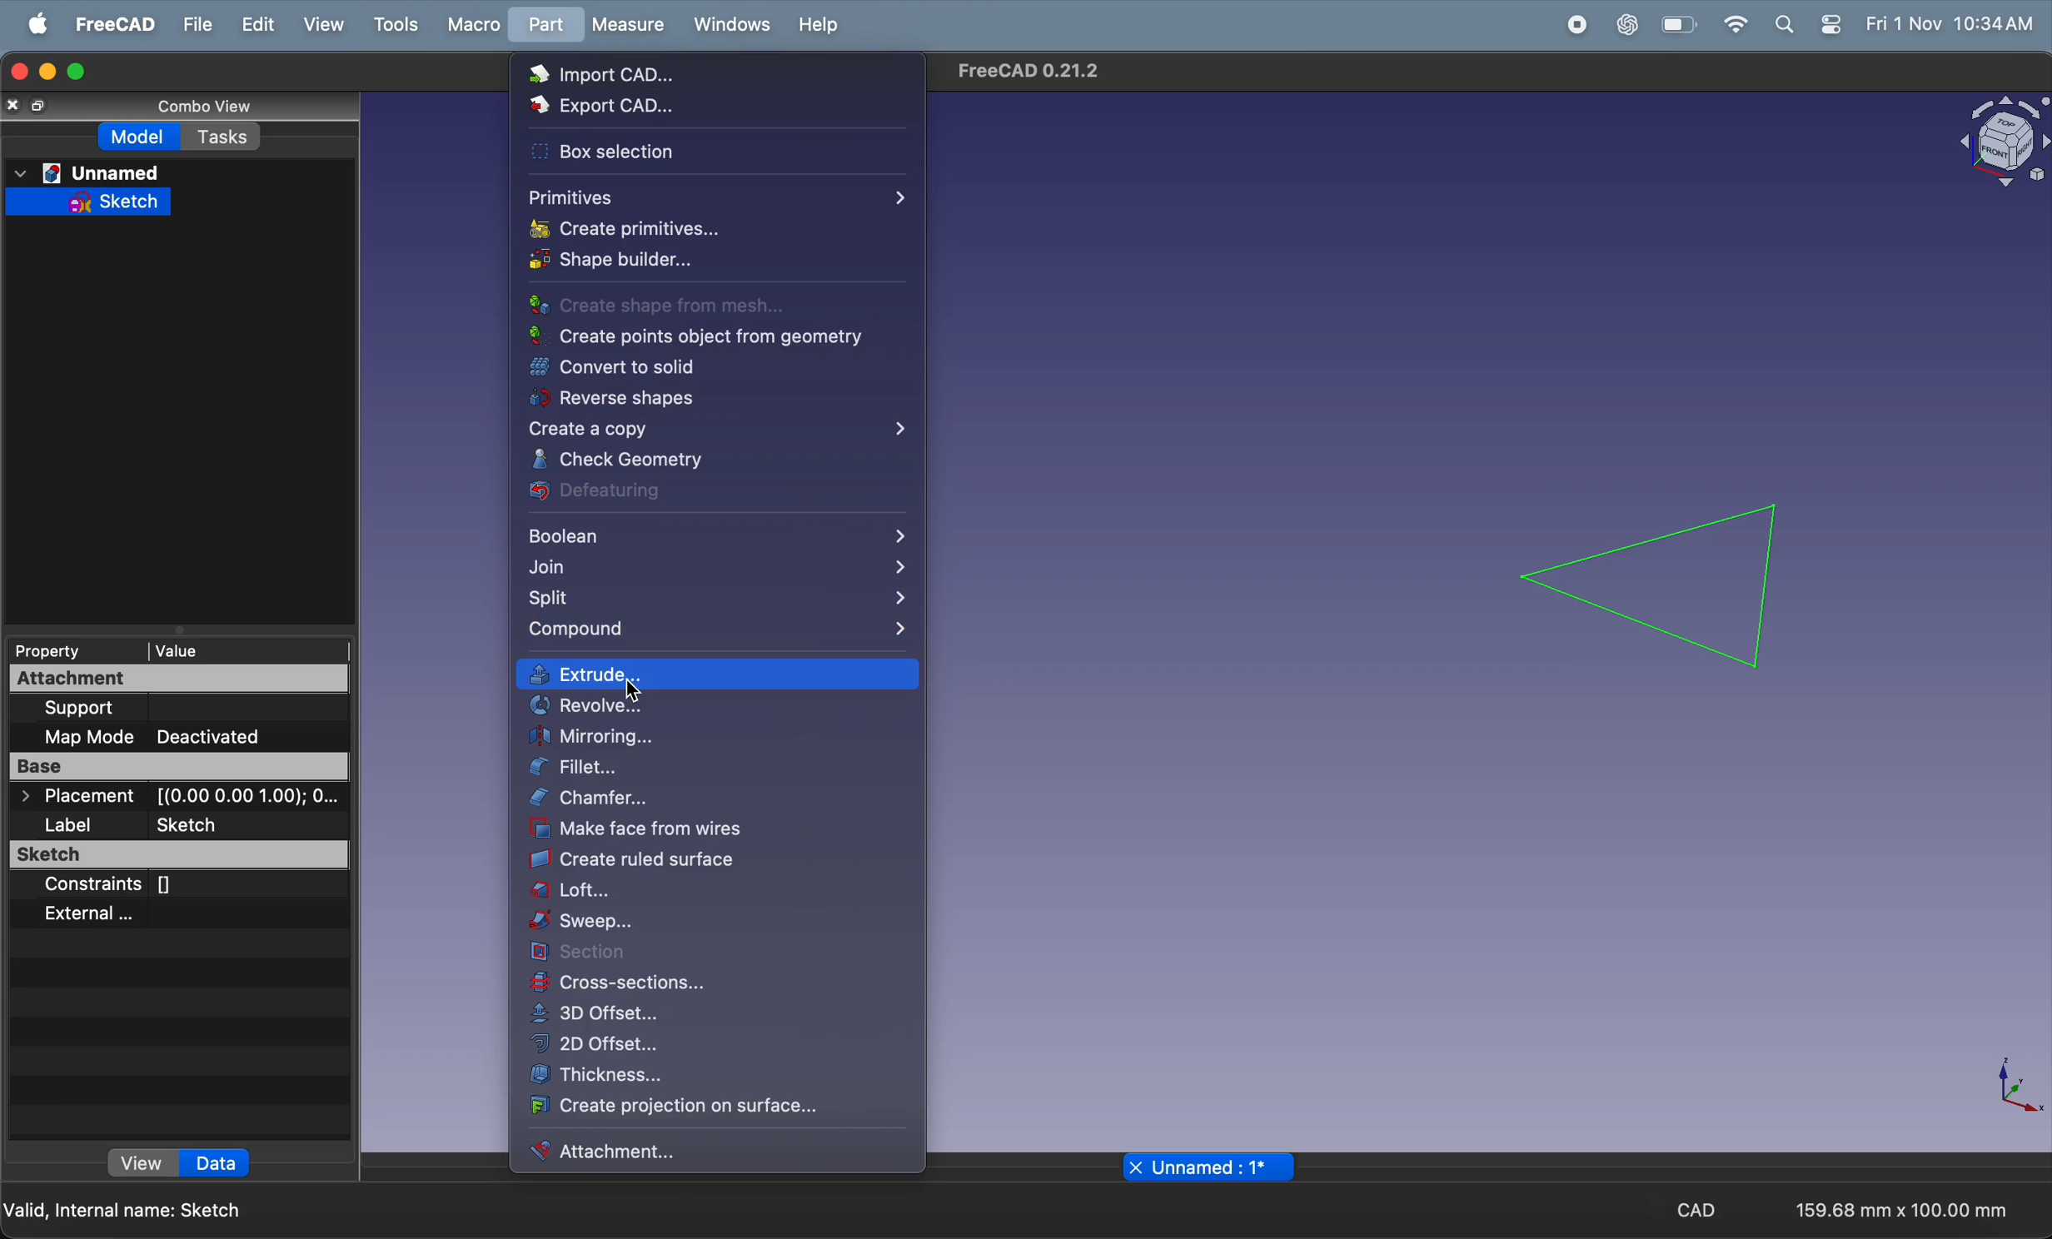  What do you see at coordinates (700, 493) in the screenshot?
I see `defeaturing` at bounding box center [700, 493].